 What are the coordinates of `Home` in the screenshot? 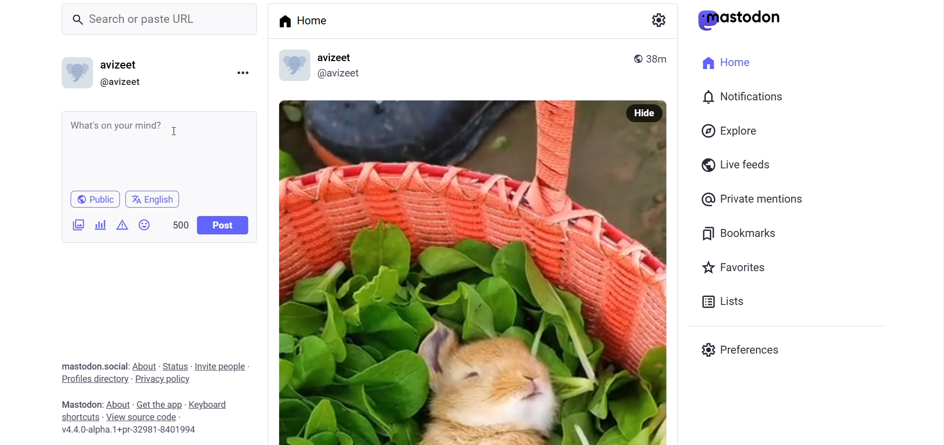 It's located at (304, 19).